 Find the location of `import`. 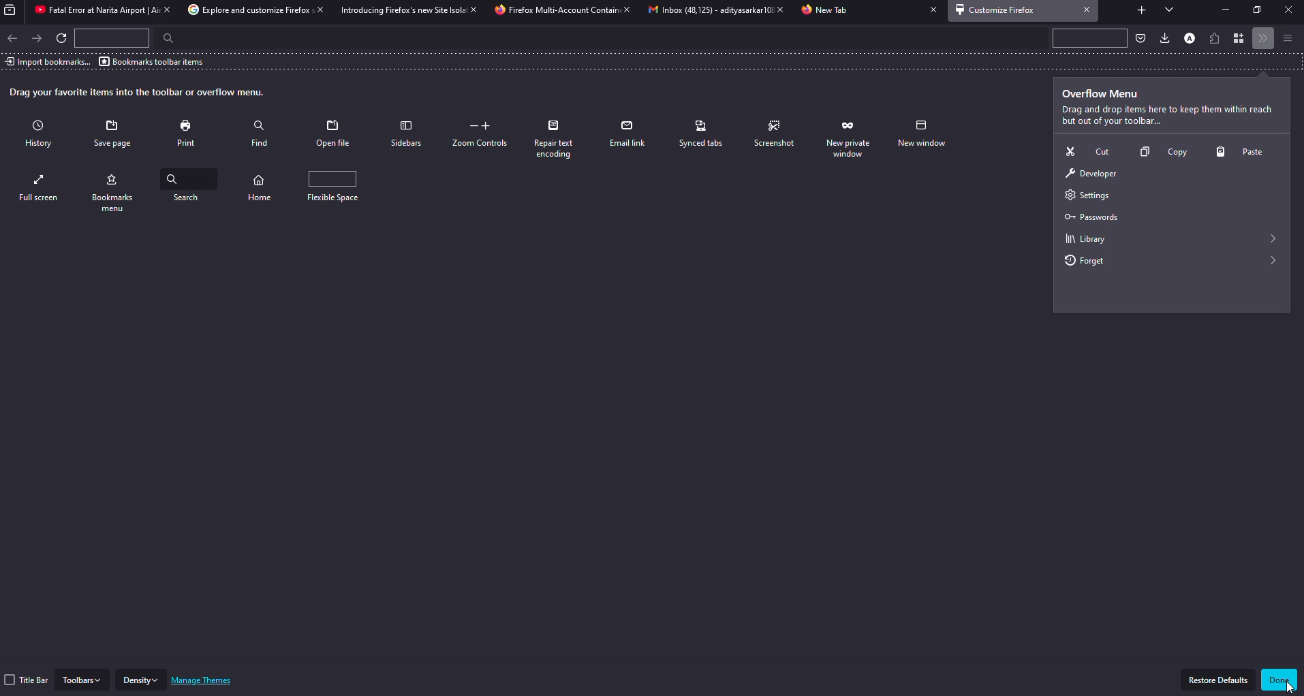

import is located at coordinates (47, 61).